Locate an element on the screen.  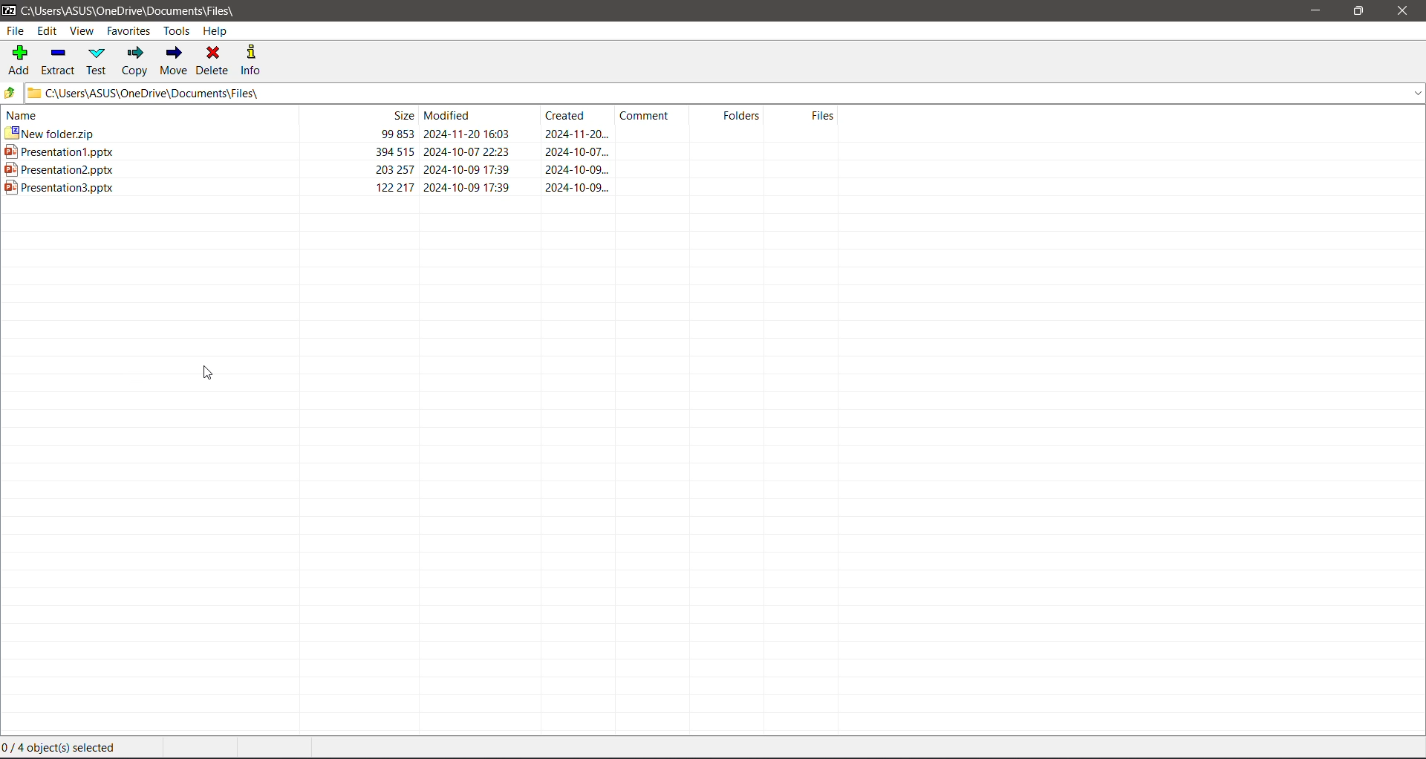
View is located at coordinates (82, 32).